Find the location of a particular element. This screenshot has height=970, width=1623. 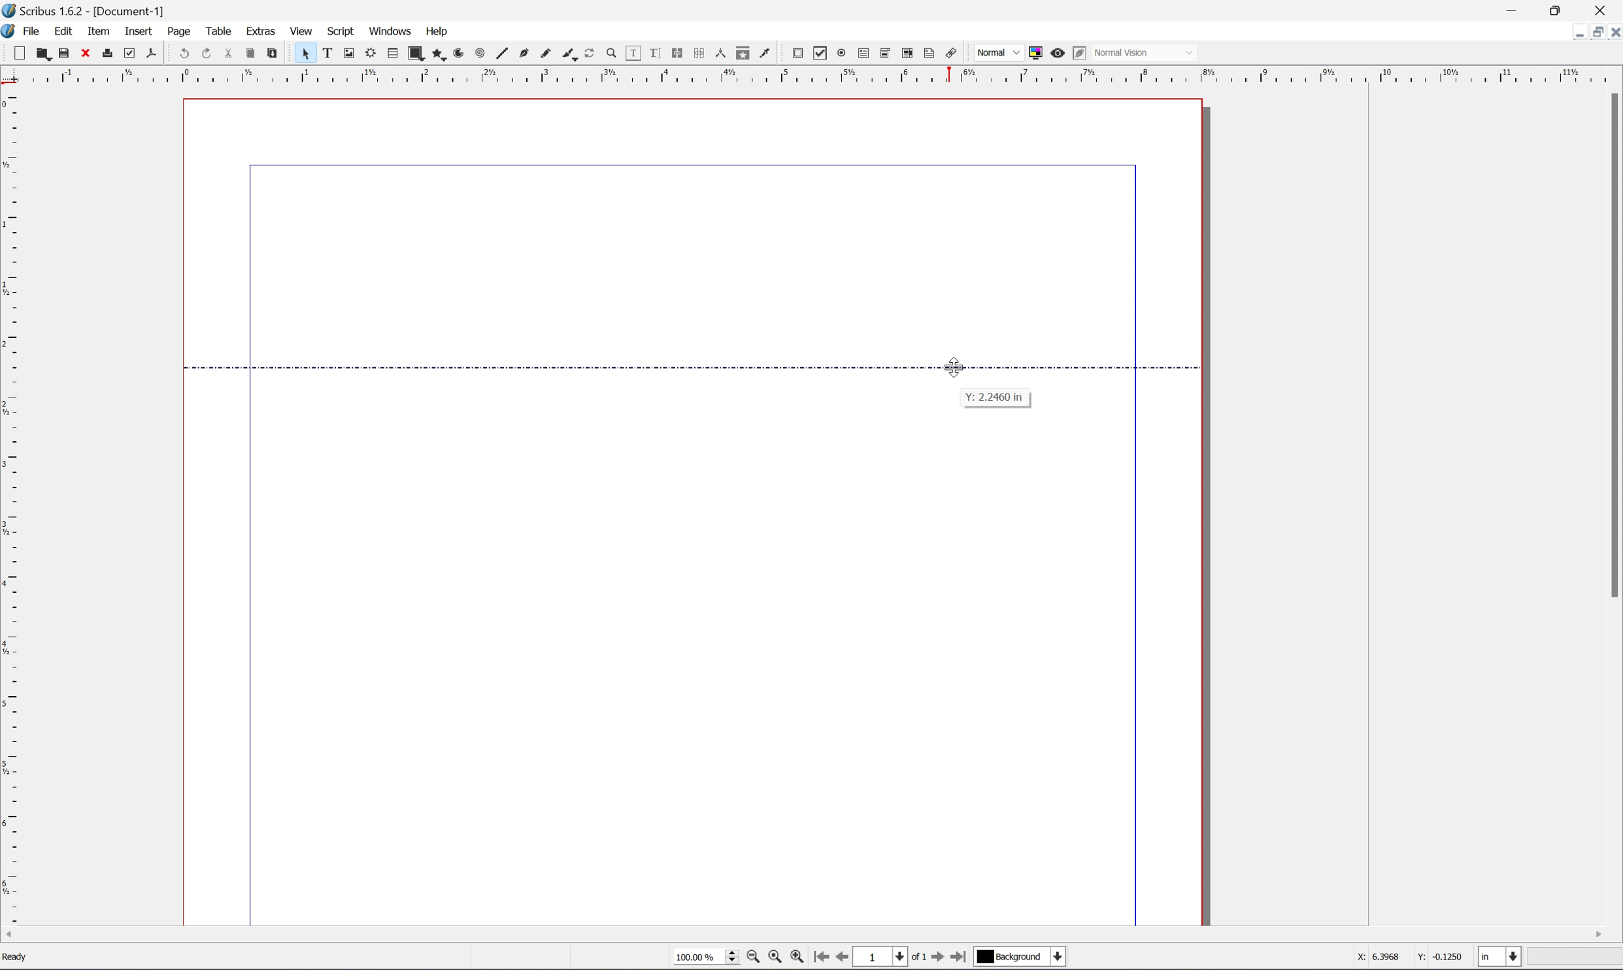

cursor is located at coordinates (959, 367).